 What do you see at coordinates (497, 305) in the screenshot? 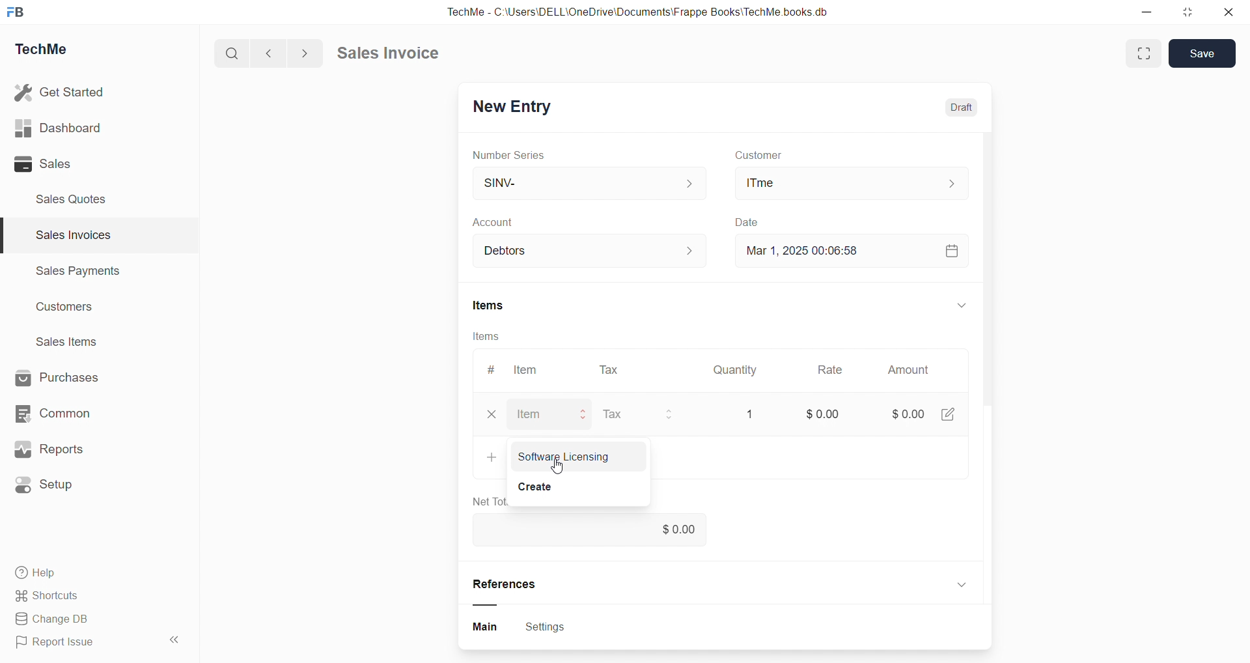
I see `Items` at bounding box center [497, 305].